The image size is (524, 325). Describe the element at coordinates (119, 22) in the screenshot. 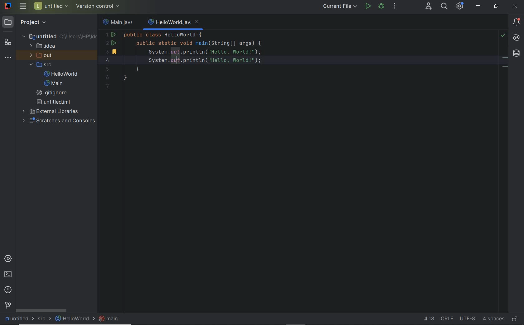

I see `Main java` at that location.